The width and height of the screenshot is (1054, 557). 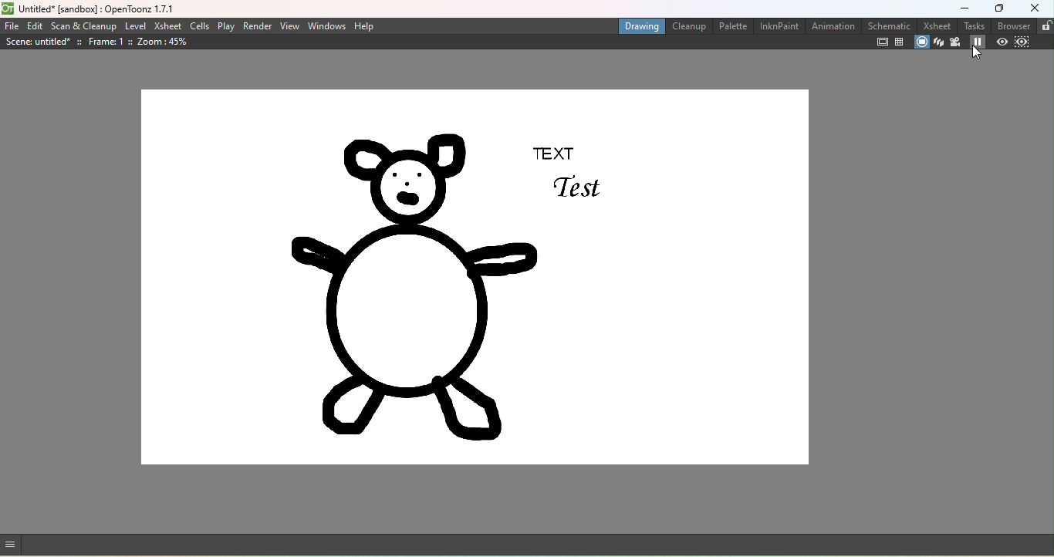 What do you see at coordinates (1001, 8) in the screenshot?
I see `Maximize` at bounding box center [1001, 8].